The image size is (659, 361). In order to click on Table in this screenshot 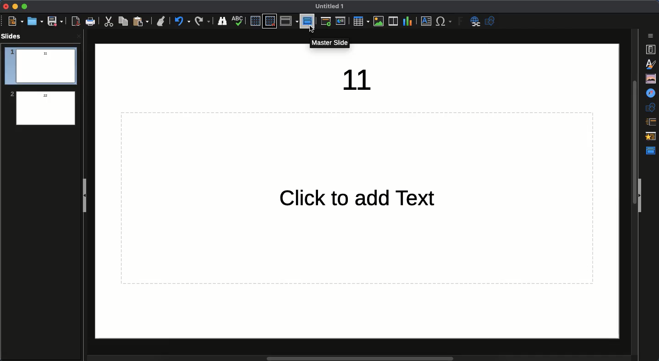, I will do `click(360, 21)`.